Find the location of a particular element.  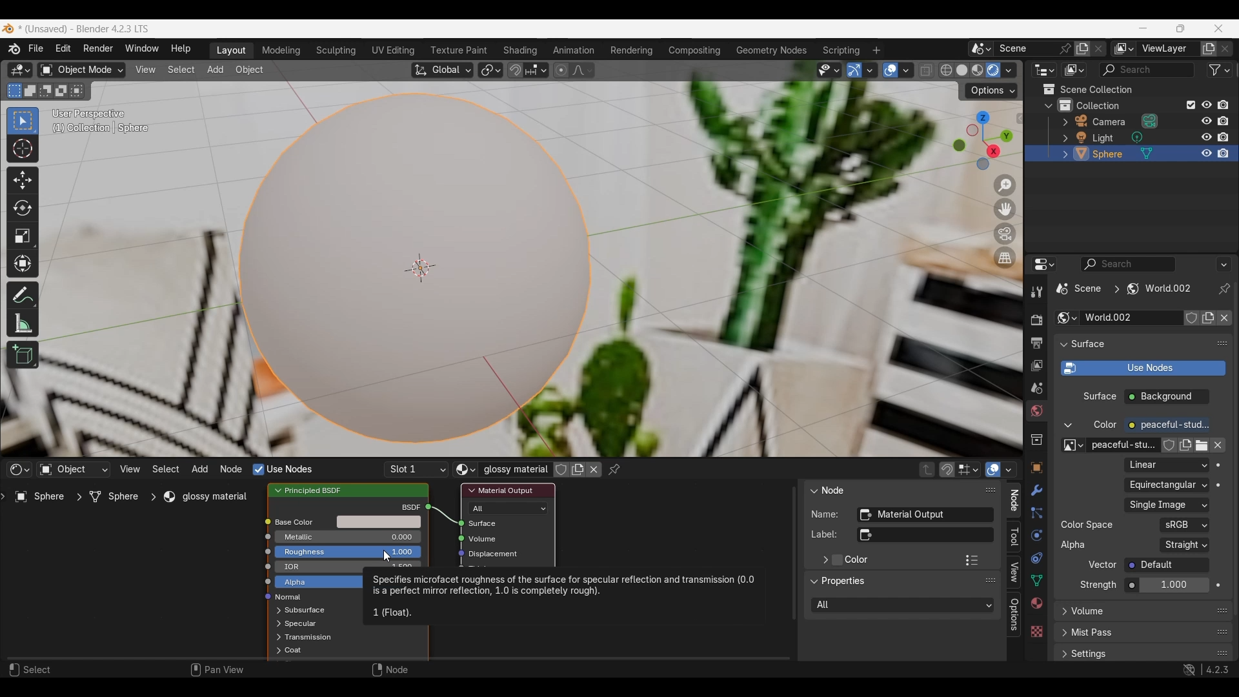

expand respective scenes is located at coordinates (1062, 654).